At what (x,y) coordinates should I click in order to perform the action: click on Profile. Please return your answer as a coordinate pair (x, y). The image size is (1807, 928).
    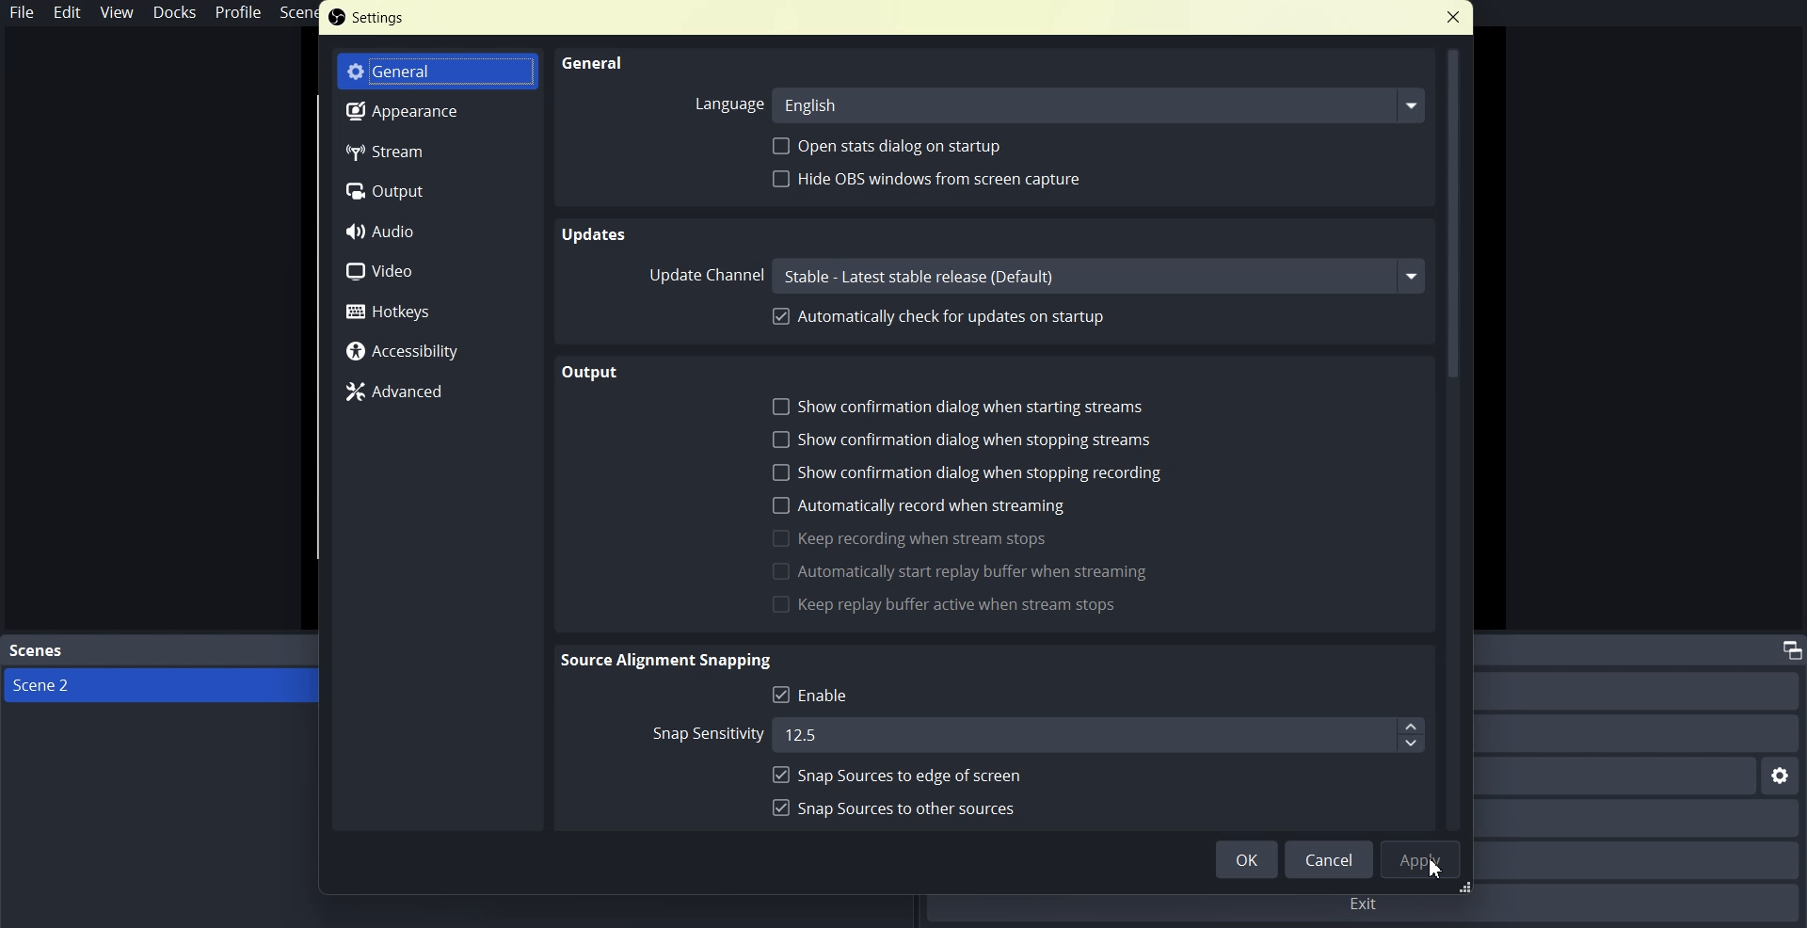
    Looking at the image, I should click on (238, 13).